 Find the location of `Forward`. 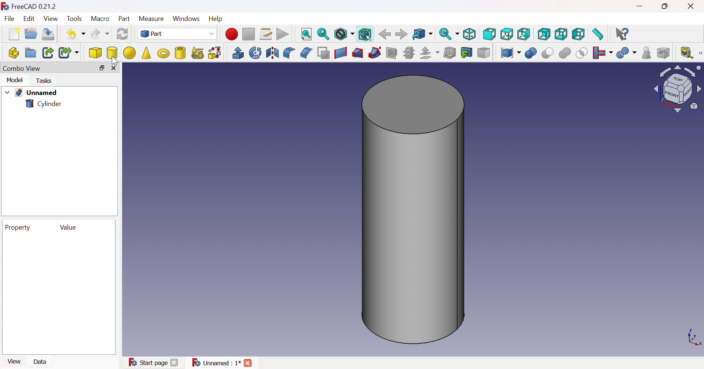

Forward is located at coordinates (402, 34).